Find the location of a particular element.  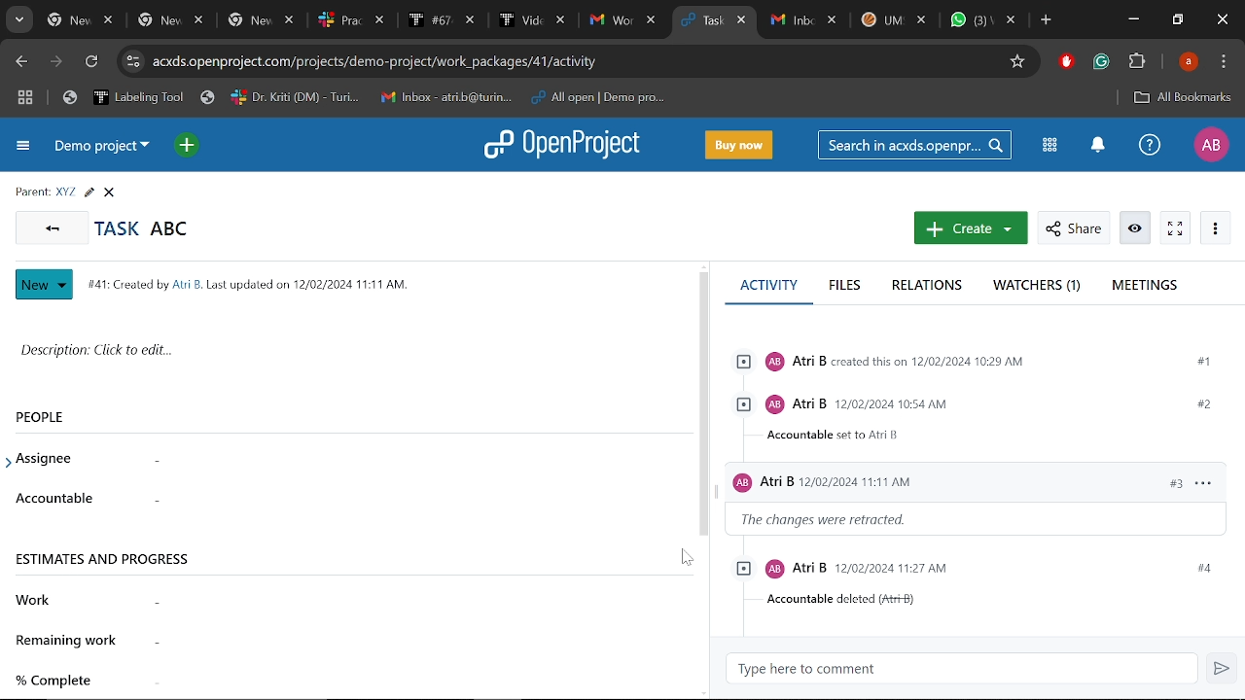

Relations is located at coordinates (930, 286).